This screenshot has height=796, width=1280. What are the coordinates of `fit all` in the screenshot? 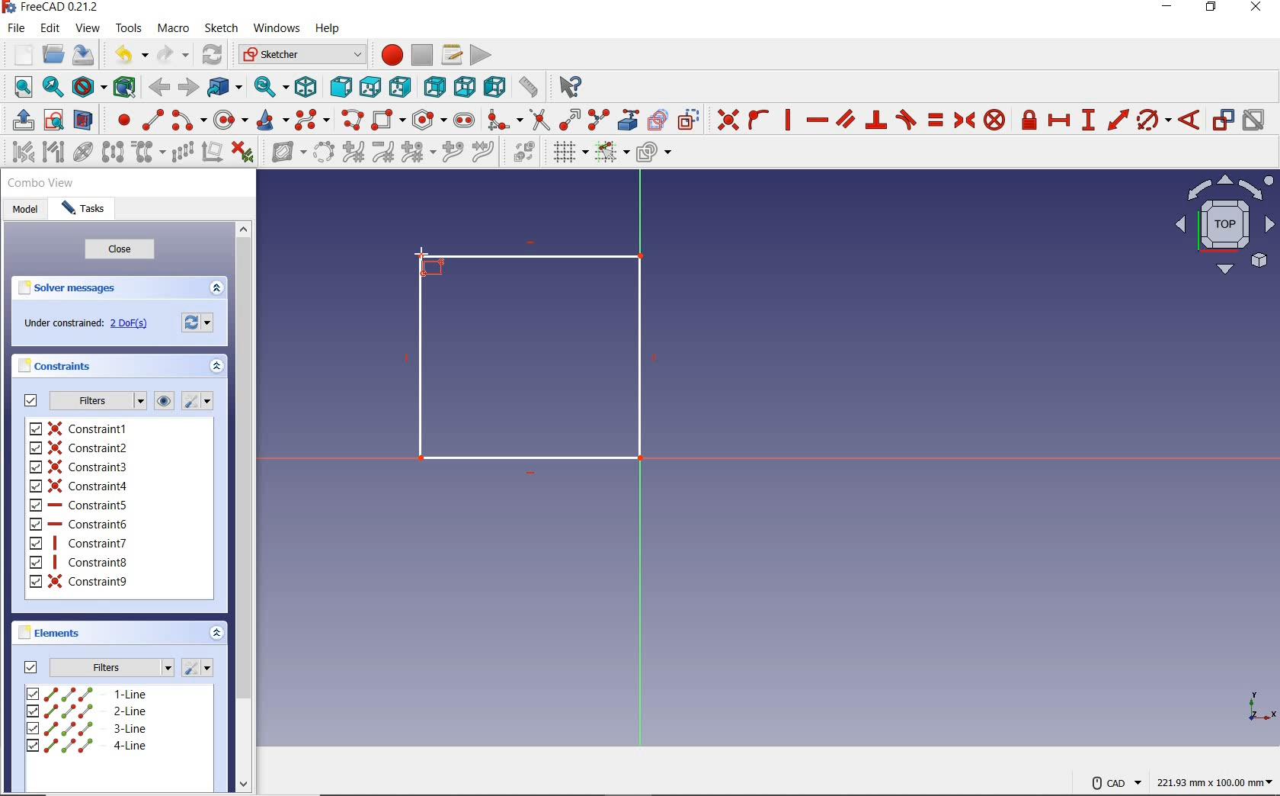 It's located at (18, 88).